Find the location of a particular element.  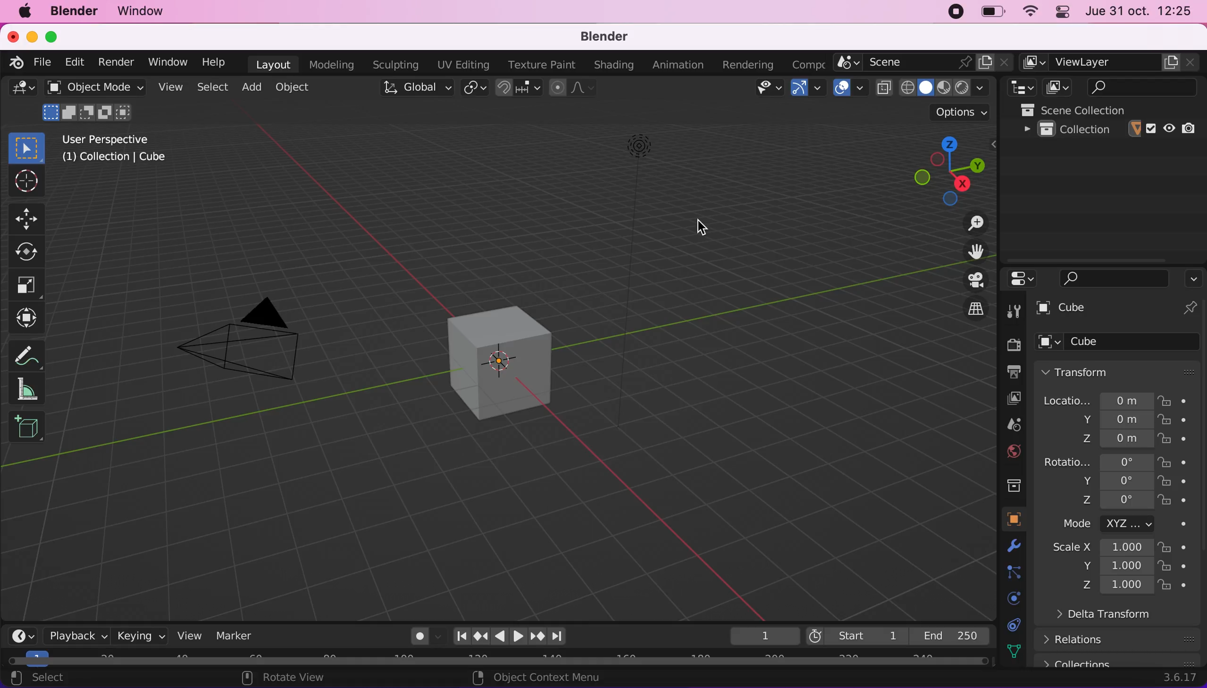

 is located at coordinates (1015, 310).